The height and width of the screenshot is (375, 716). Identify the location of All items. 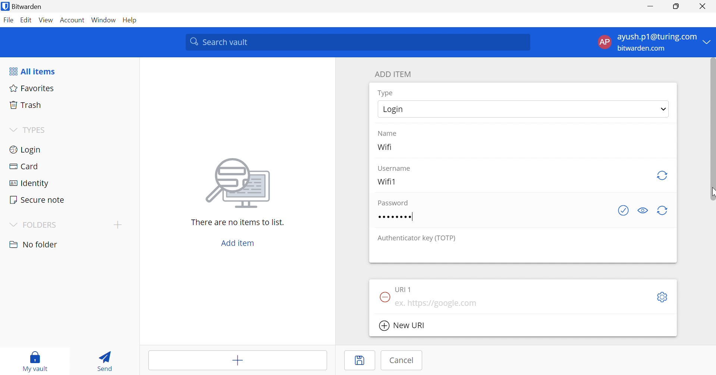
(32, 71).